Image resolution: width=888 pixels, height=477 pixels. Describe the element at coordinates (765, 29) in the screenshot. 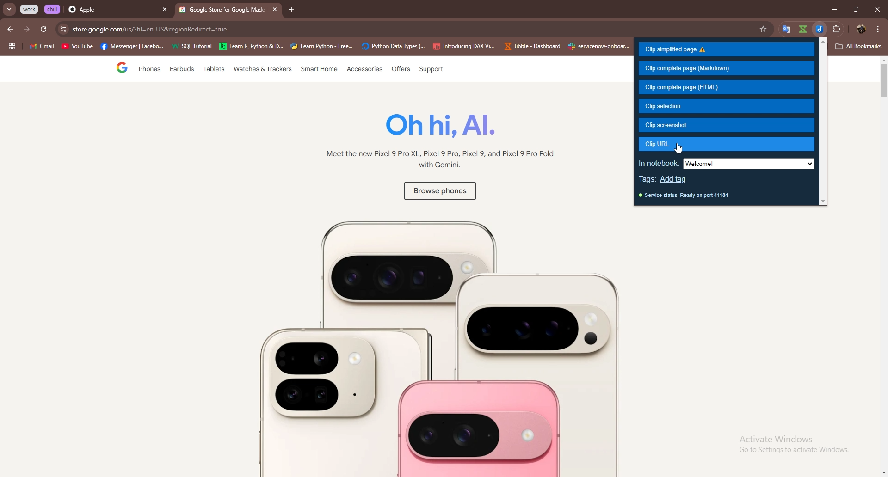

I see `favorites` at that location.